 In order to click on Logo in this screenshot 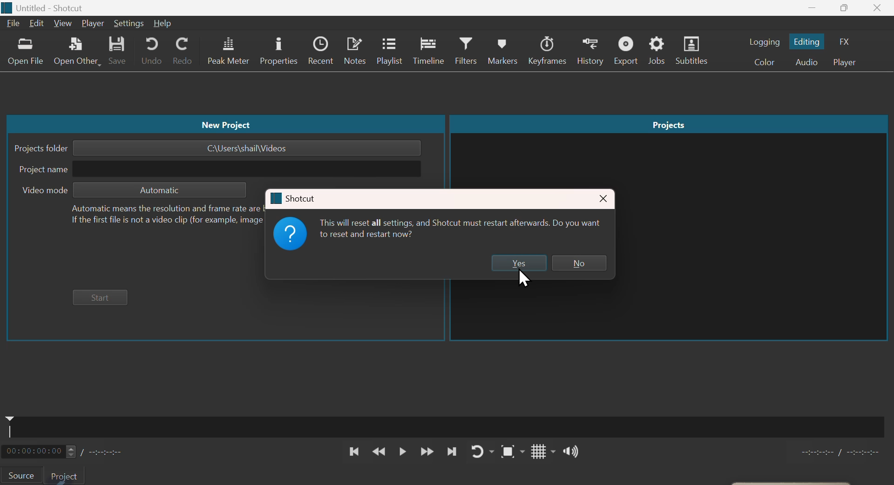, I will do `click(290, 233)`.